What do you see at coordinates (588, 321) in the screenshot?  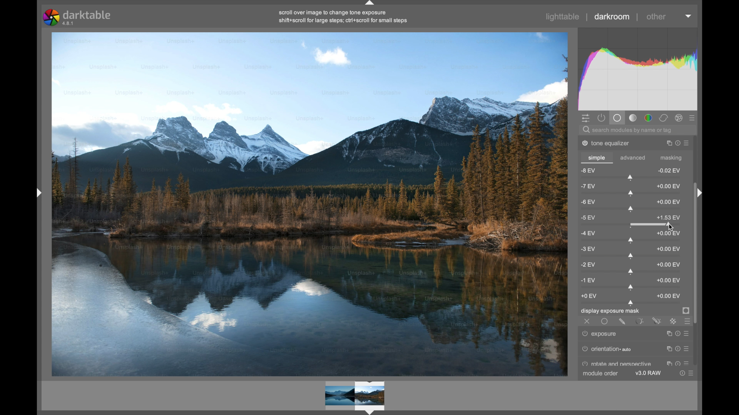 I see `off` at bounding box center [588, 321].